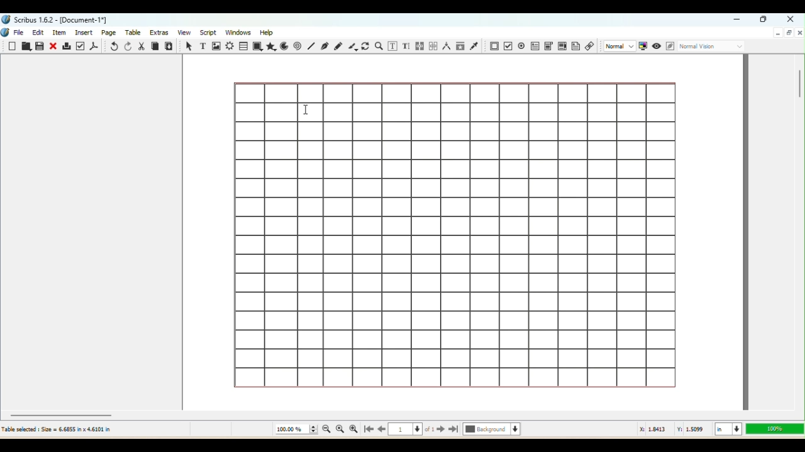 The width and height of the screenshot is (805, 452). I want to click on Save, so click(41, 47).